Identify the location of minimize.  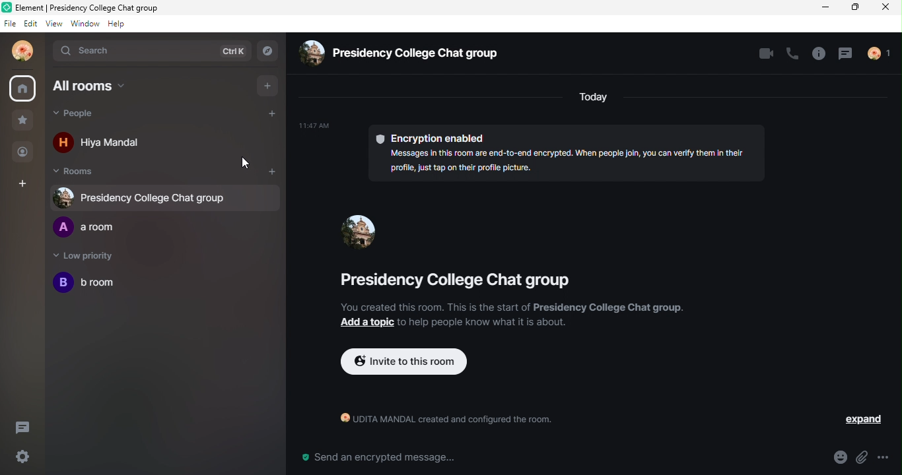
(827, 9).